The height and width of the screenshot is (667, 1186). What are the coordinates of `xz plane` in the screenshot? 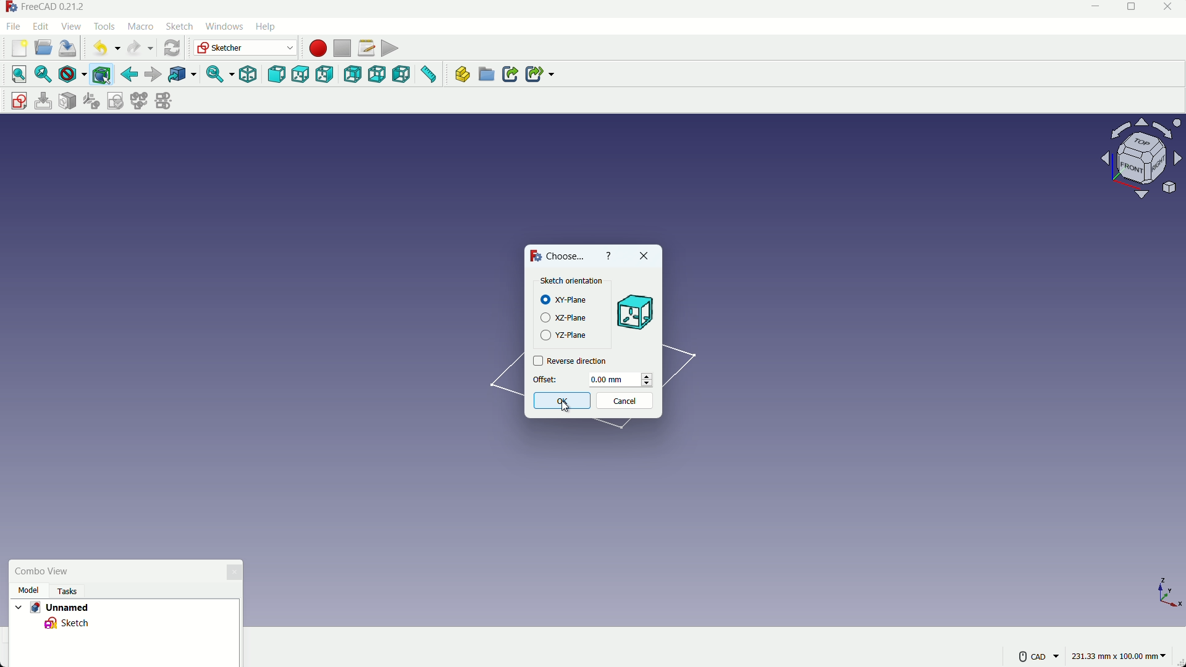 It's located at (564, 318).